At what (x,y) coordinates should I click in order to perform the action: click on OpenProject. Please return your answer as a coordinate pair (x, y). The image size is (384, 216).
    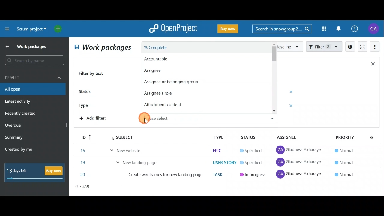
    Looking at the image, I should click on (173, 29).